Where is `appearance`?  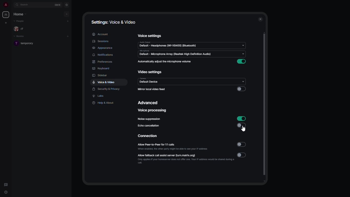
appearance is located at coordinates (102, 47).